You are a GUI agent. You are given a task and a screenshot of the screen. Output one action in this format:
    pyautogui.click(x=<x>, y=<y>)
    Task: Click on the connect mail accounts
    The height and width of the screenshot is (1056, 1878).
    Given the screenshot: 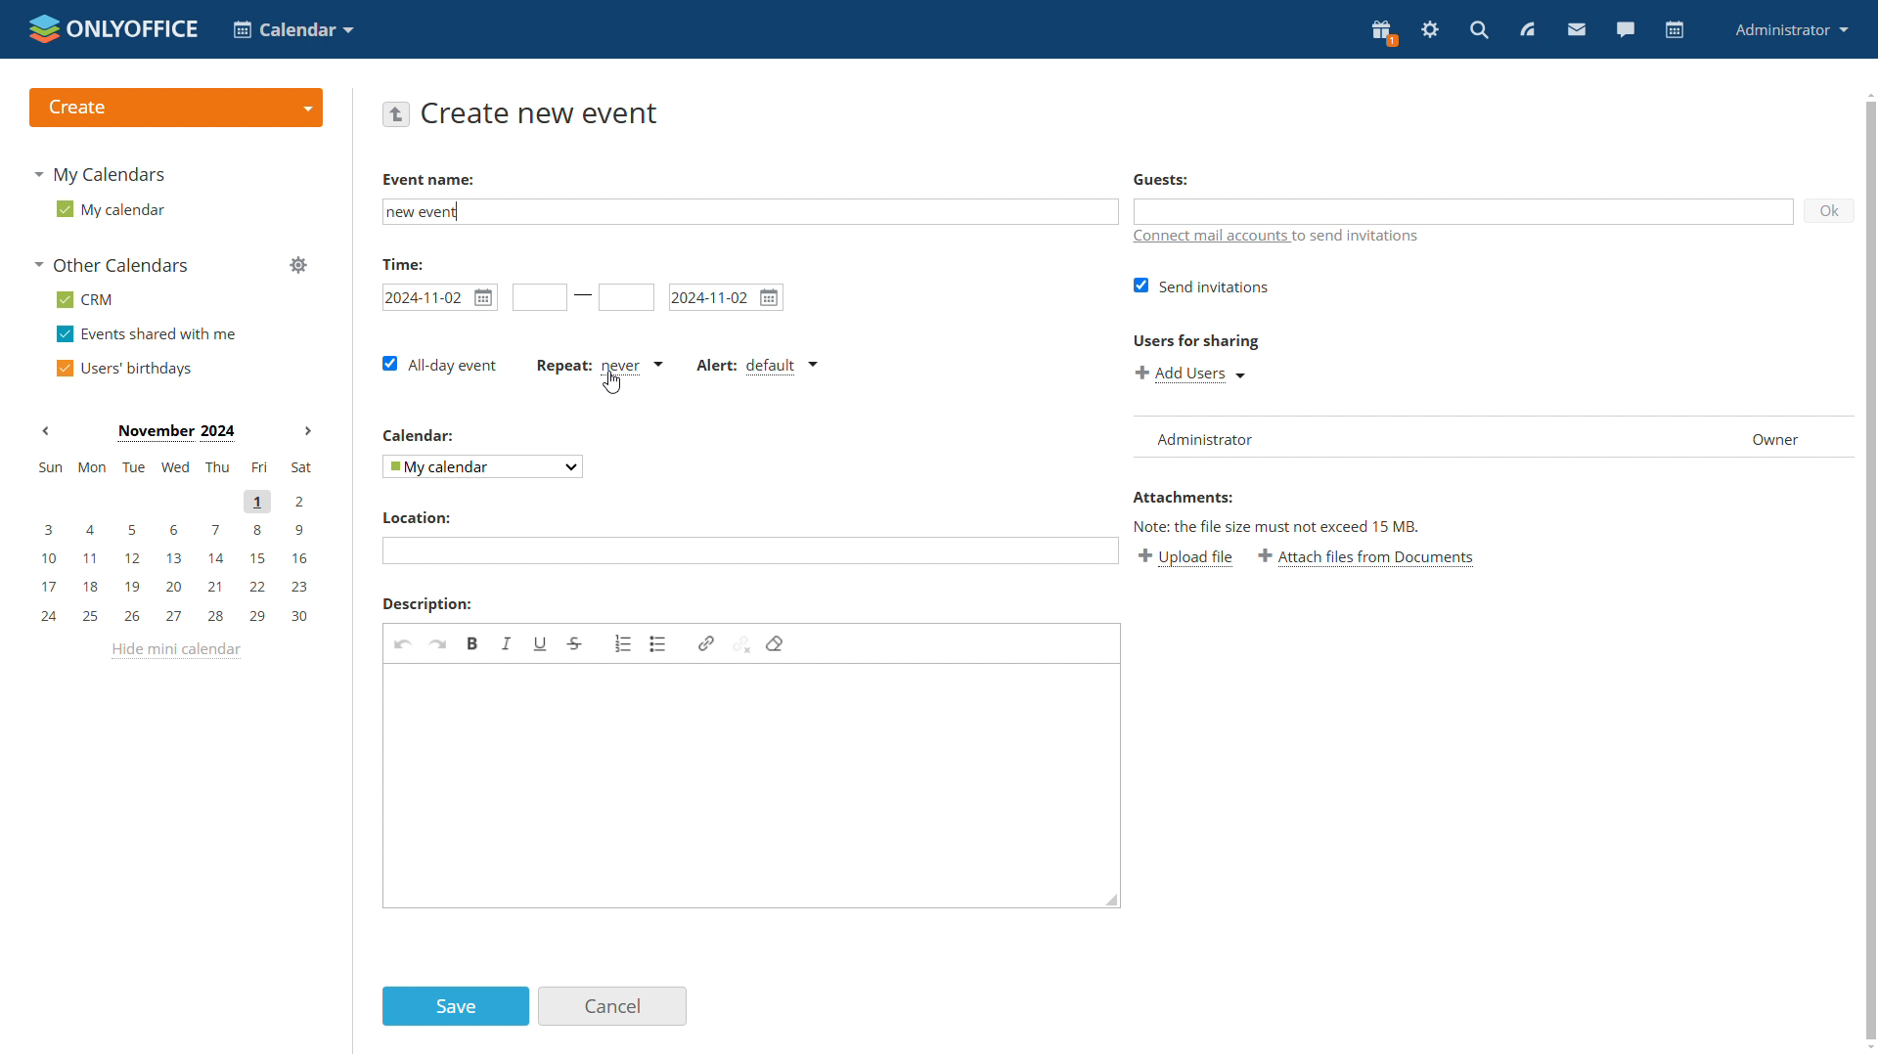 What is the action you would take?
    pyautogui.click(x=1275, y=239)
    